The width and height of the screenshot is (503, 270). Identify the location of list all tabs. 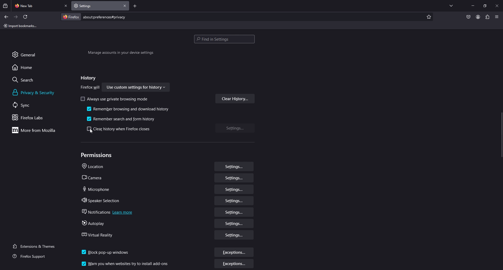
(451, 5).